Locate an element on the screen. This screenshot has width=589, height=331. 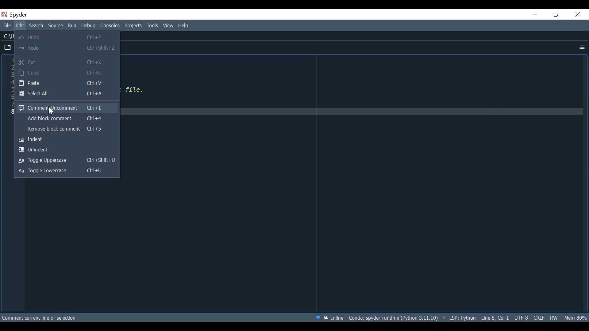
View is located at coordinates (168, 26).